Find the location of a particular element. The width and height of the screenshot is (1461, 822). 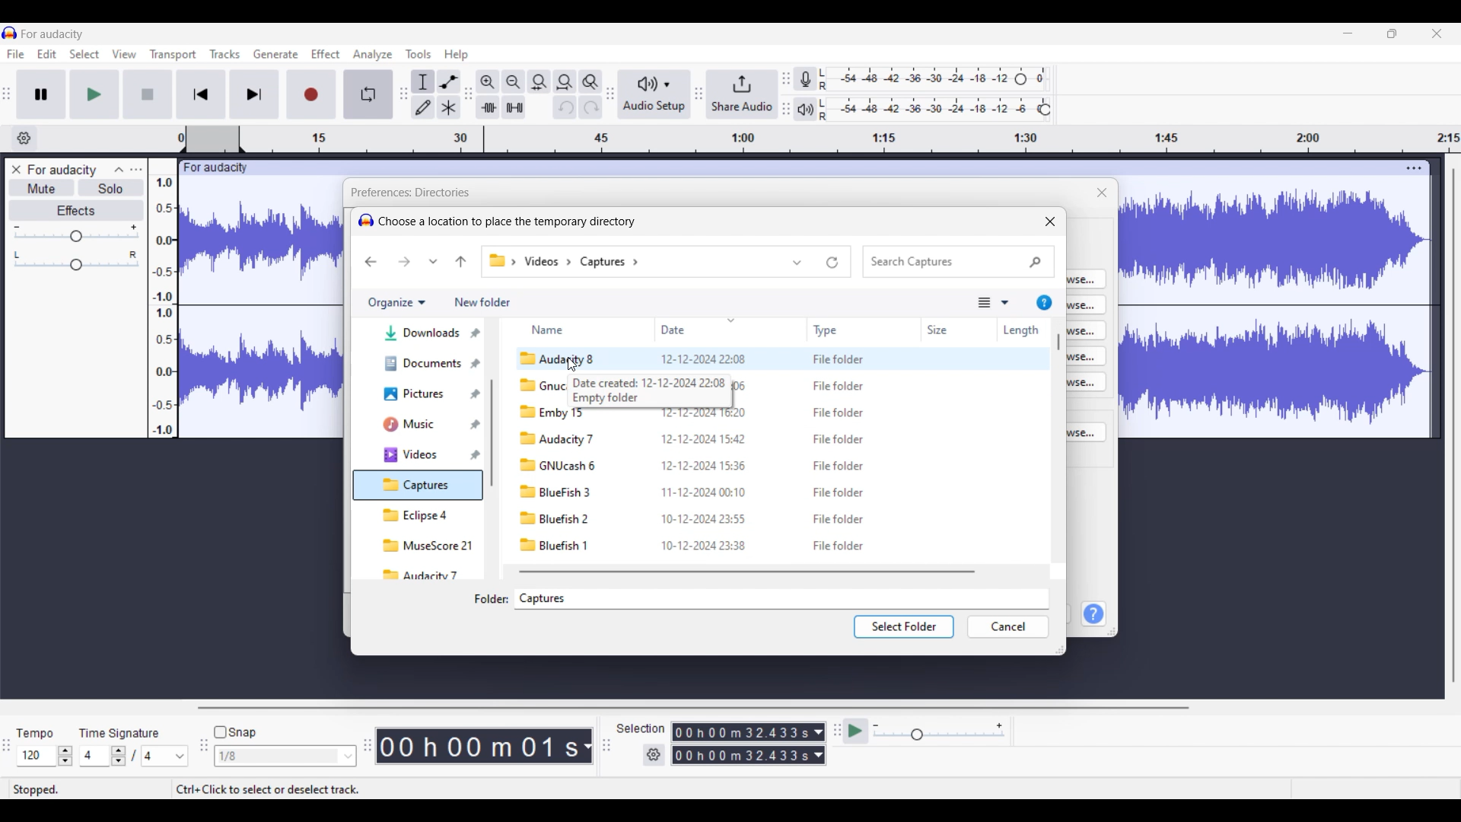

timestamp is located at coordinates (820, 139).